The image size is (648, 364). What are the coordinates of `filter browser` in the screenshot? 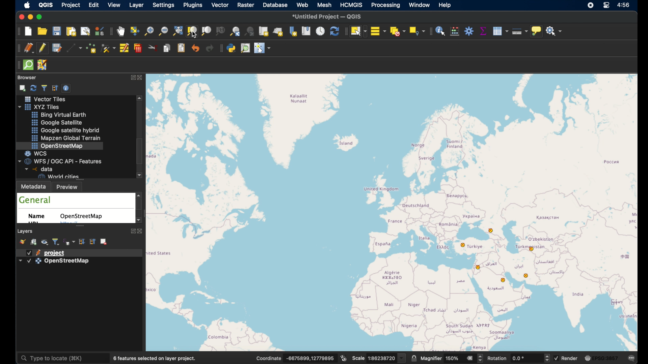 It's located at (44, 87).